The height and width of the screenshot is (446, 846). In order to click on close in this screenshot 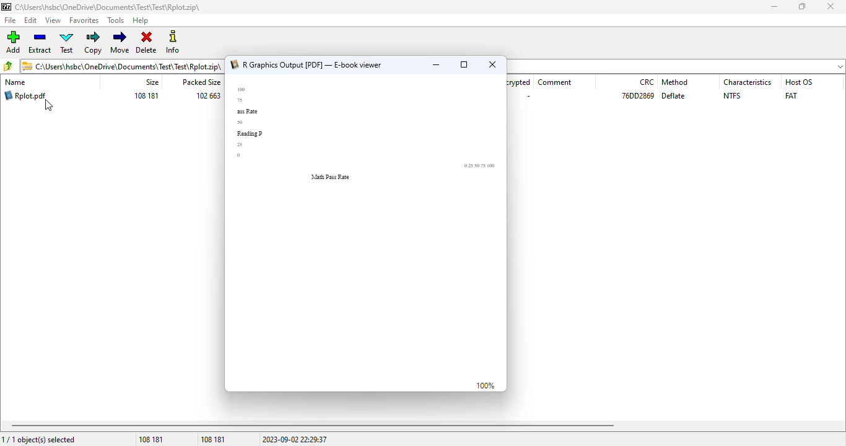, I will do `click(493, 64)`.